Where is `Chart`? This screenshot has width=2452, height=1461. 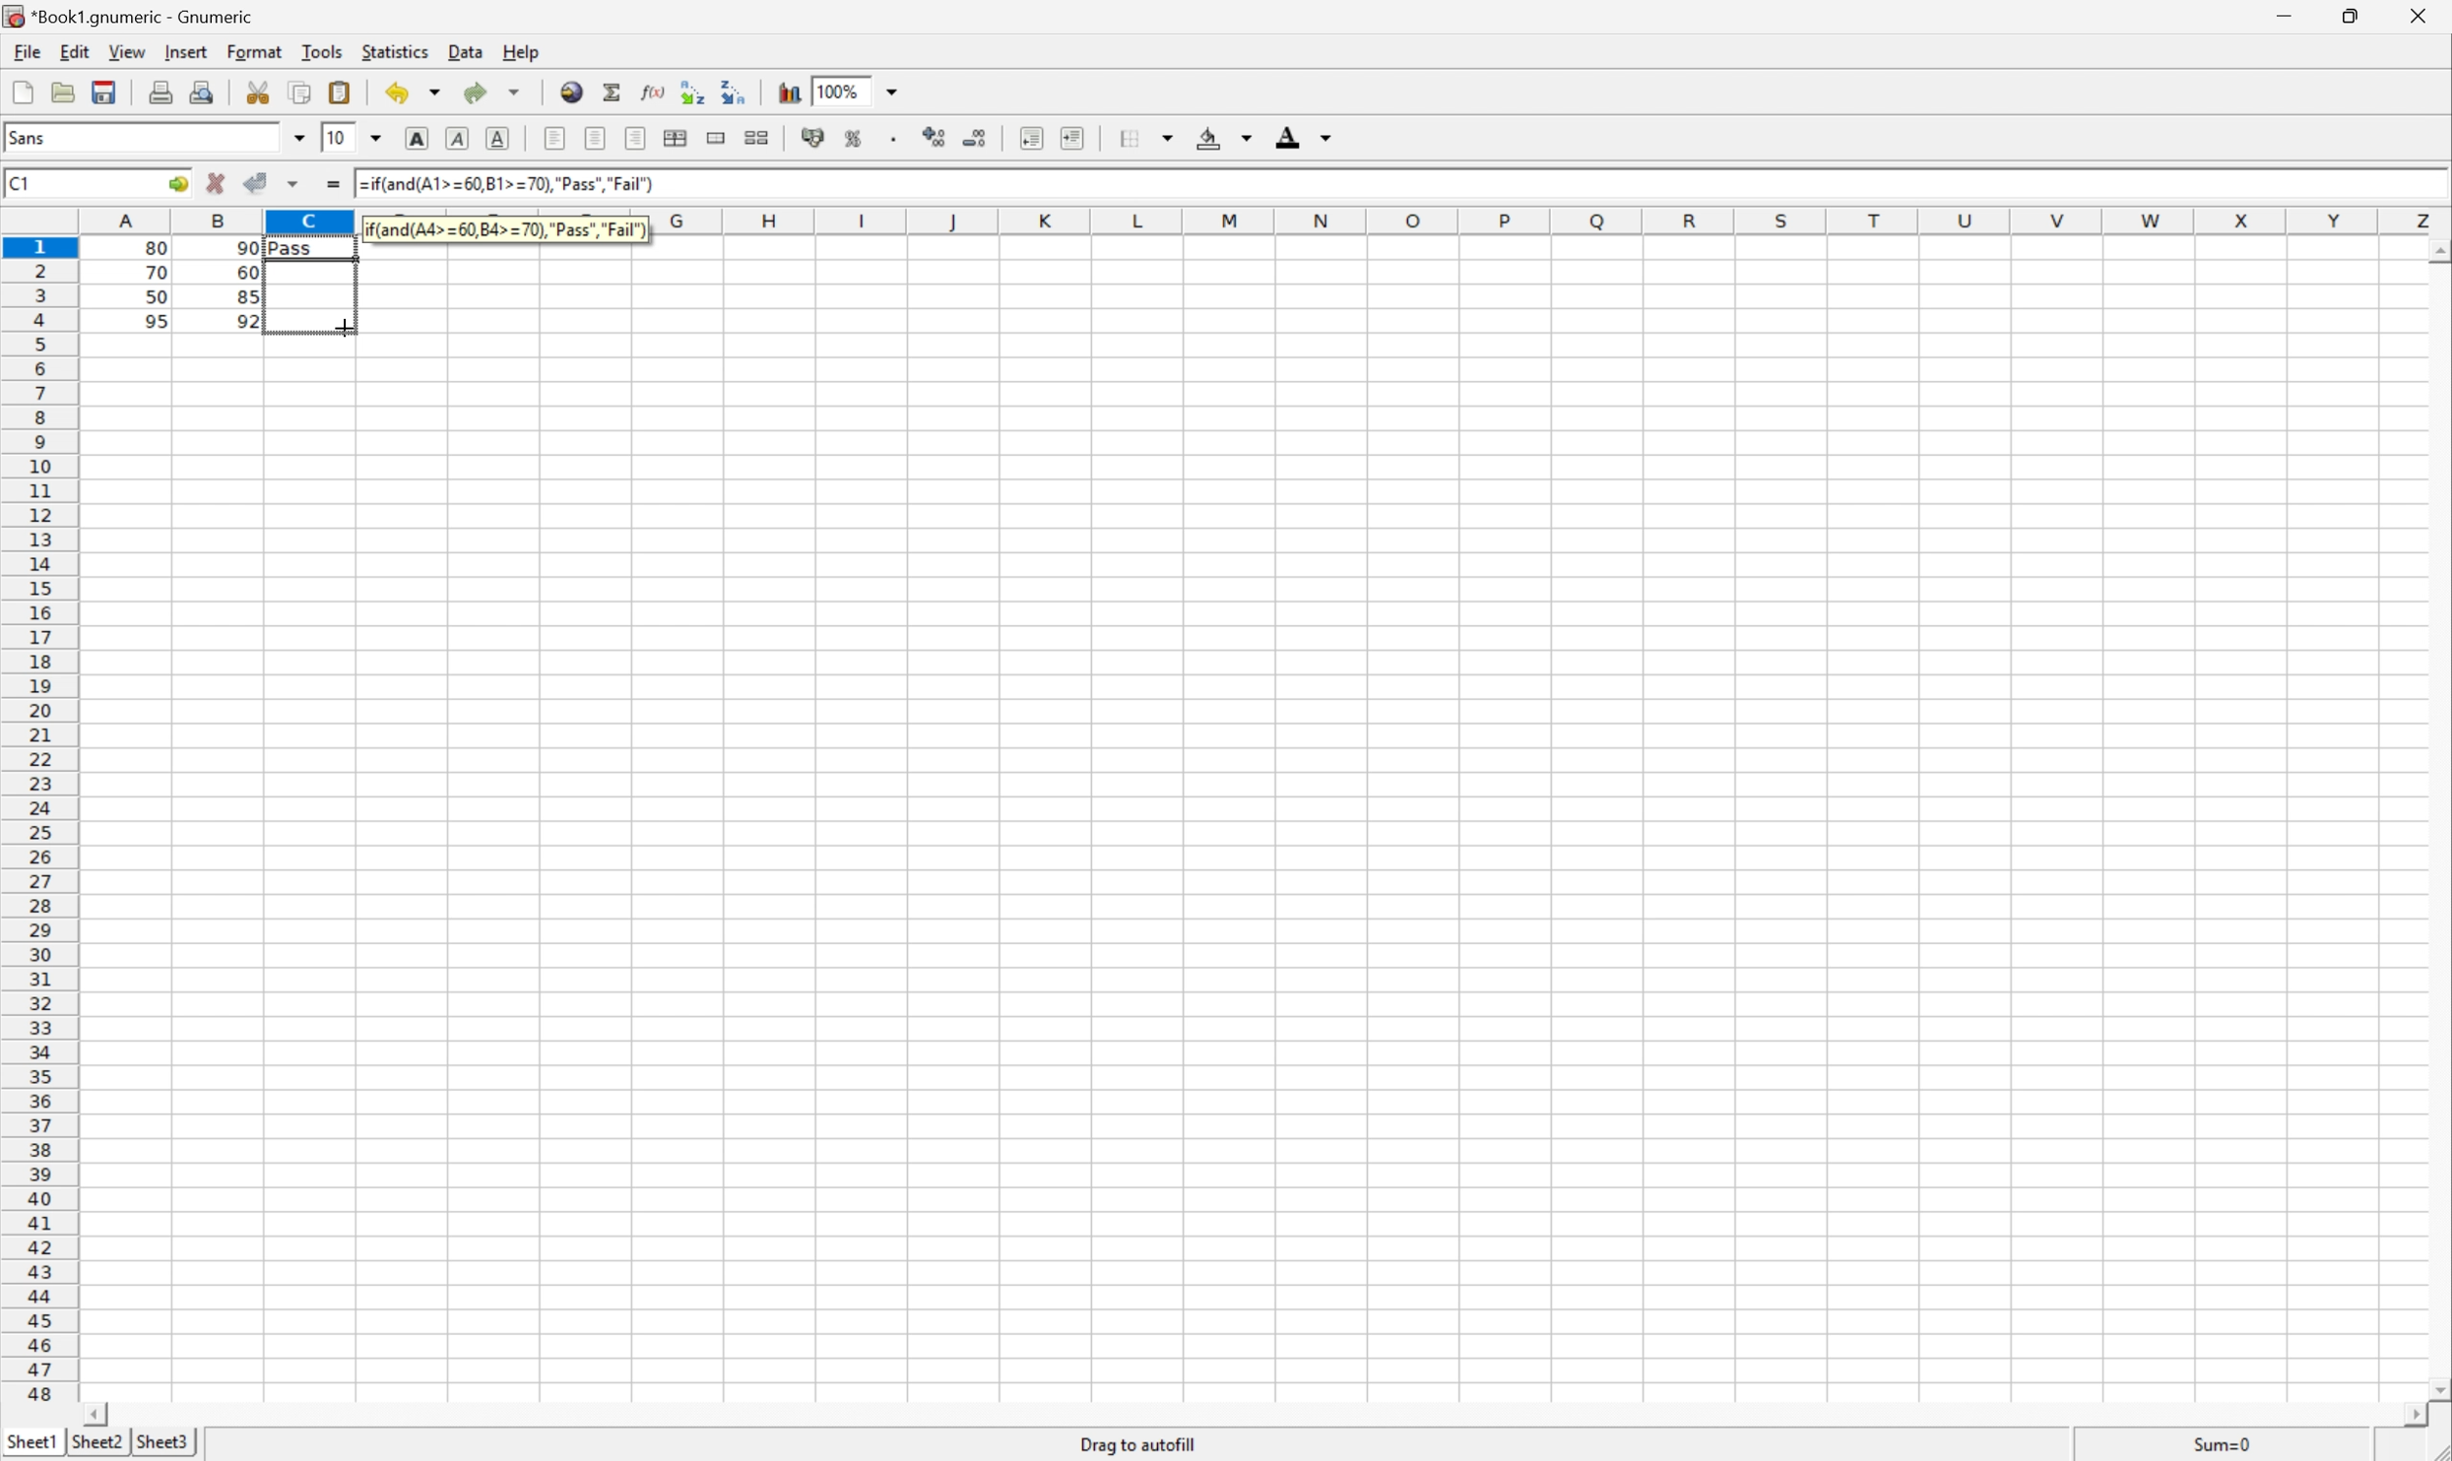 Chart is located at coordinates (785, 92).